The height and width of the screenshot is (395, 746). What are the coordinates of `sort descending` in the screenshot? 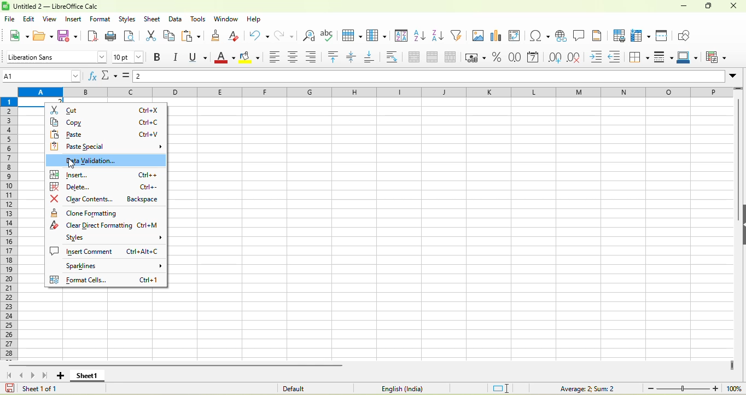 It's located at (440, 37).